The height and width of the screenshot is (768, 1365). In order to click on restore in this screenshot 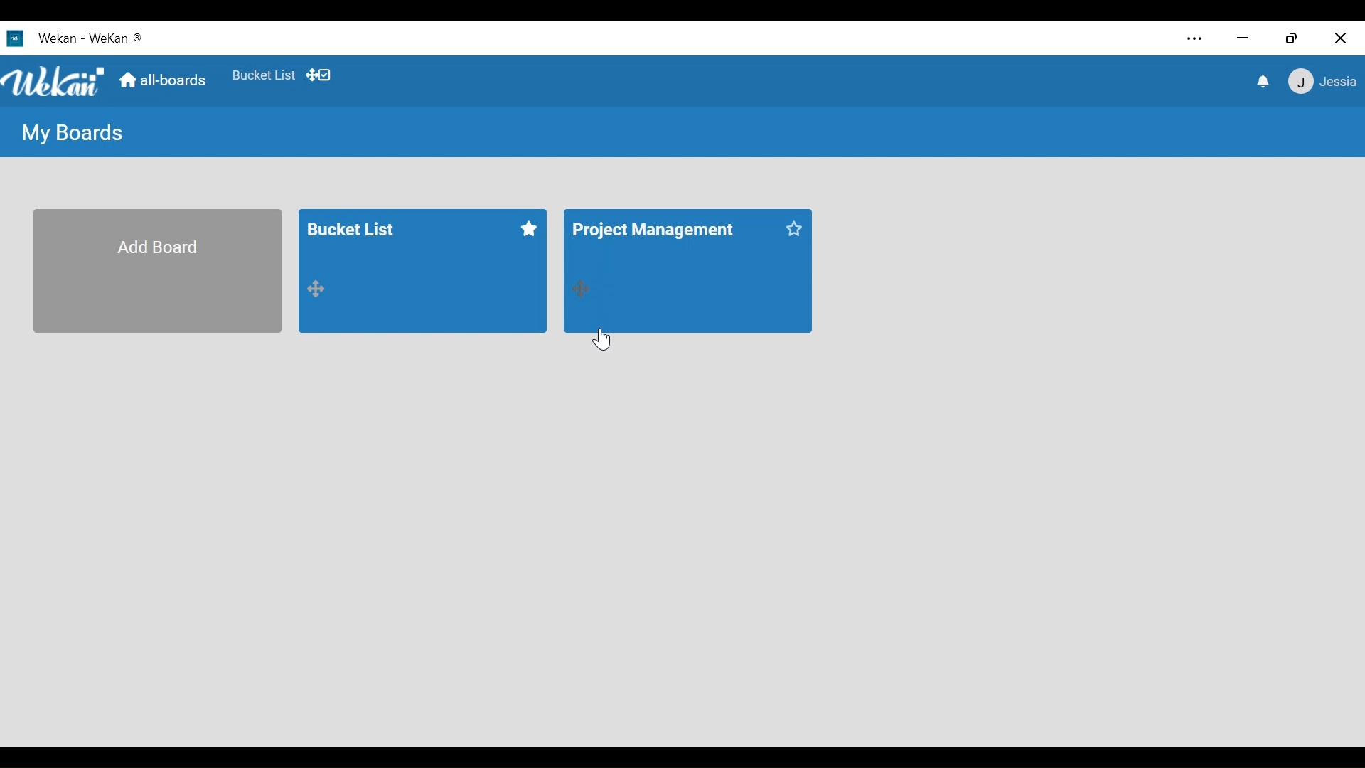, I will do `click(1291, 38)`.